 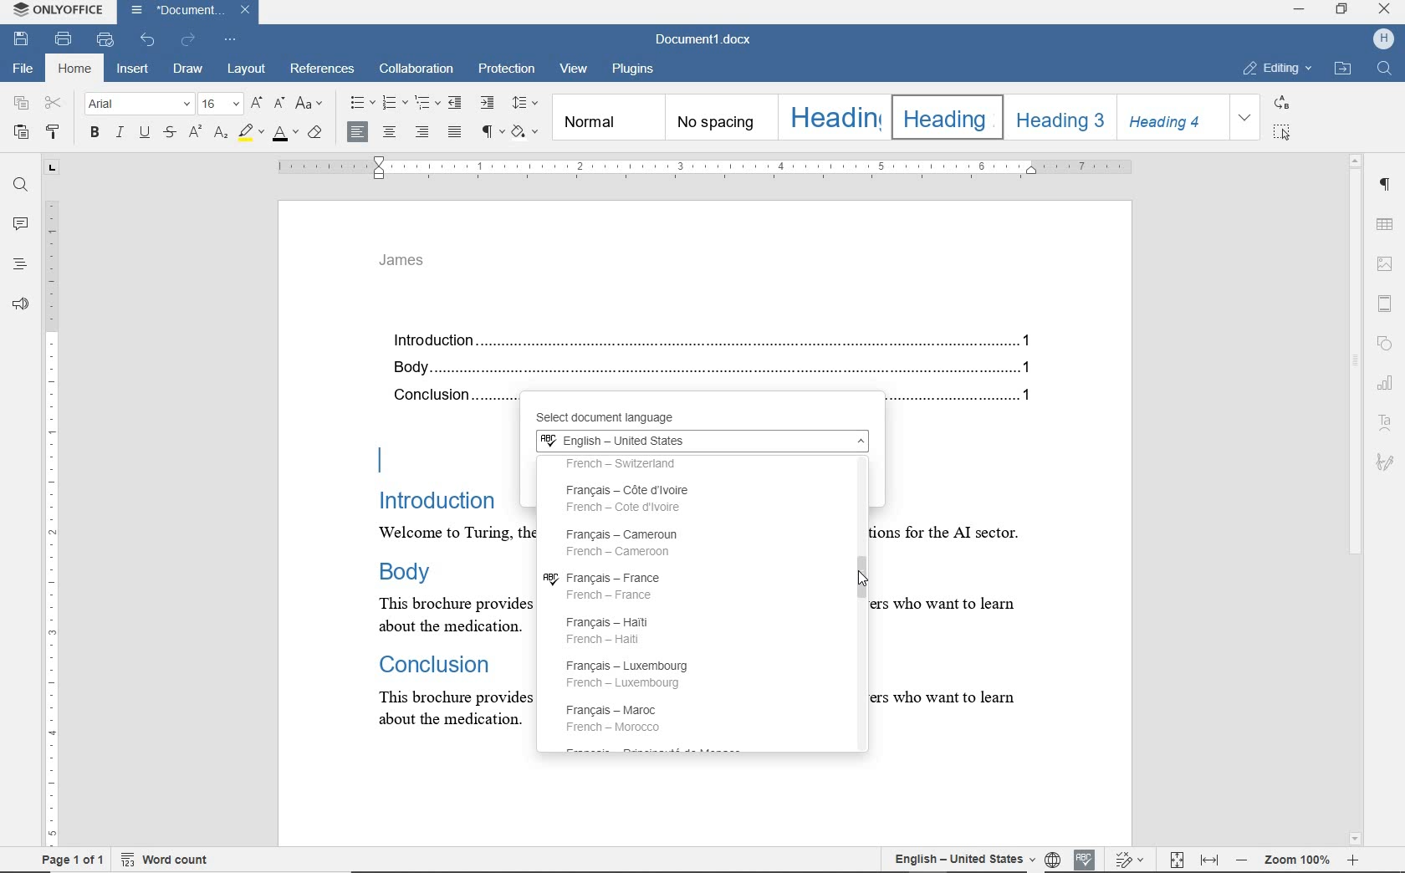 I want to click on bold, so click(x=94, y=134).